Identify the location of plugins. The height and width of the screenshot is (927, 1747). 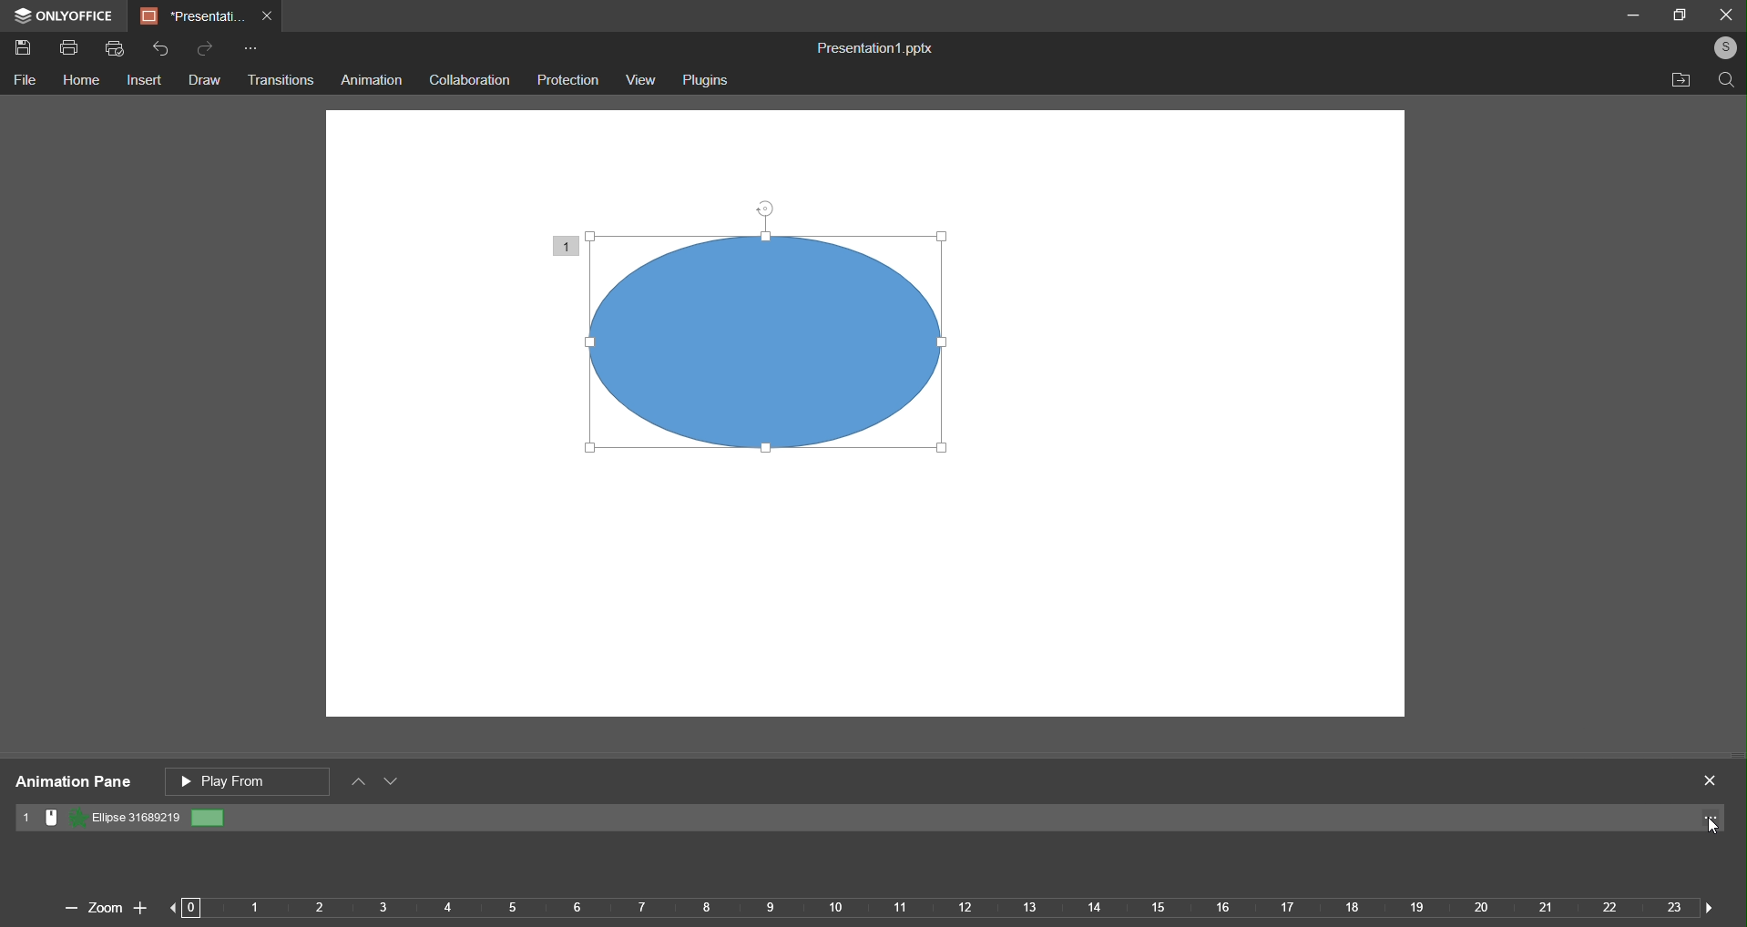
(704, 80).